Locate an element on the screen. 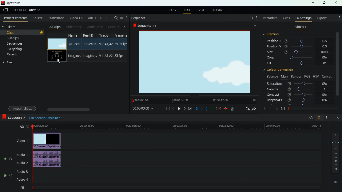 The height and width of the screenshot is (192, 342). time frame is located at coordinates (314, 109).